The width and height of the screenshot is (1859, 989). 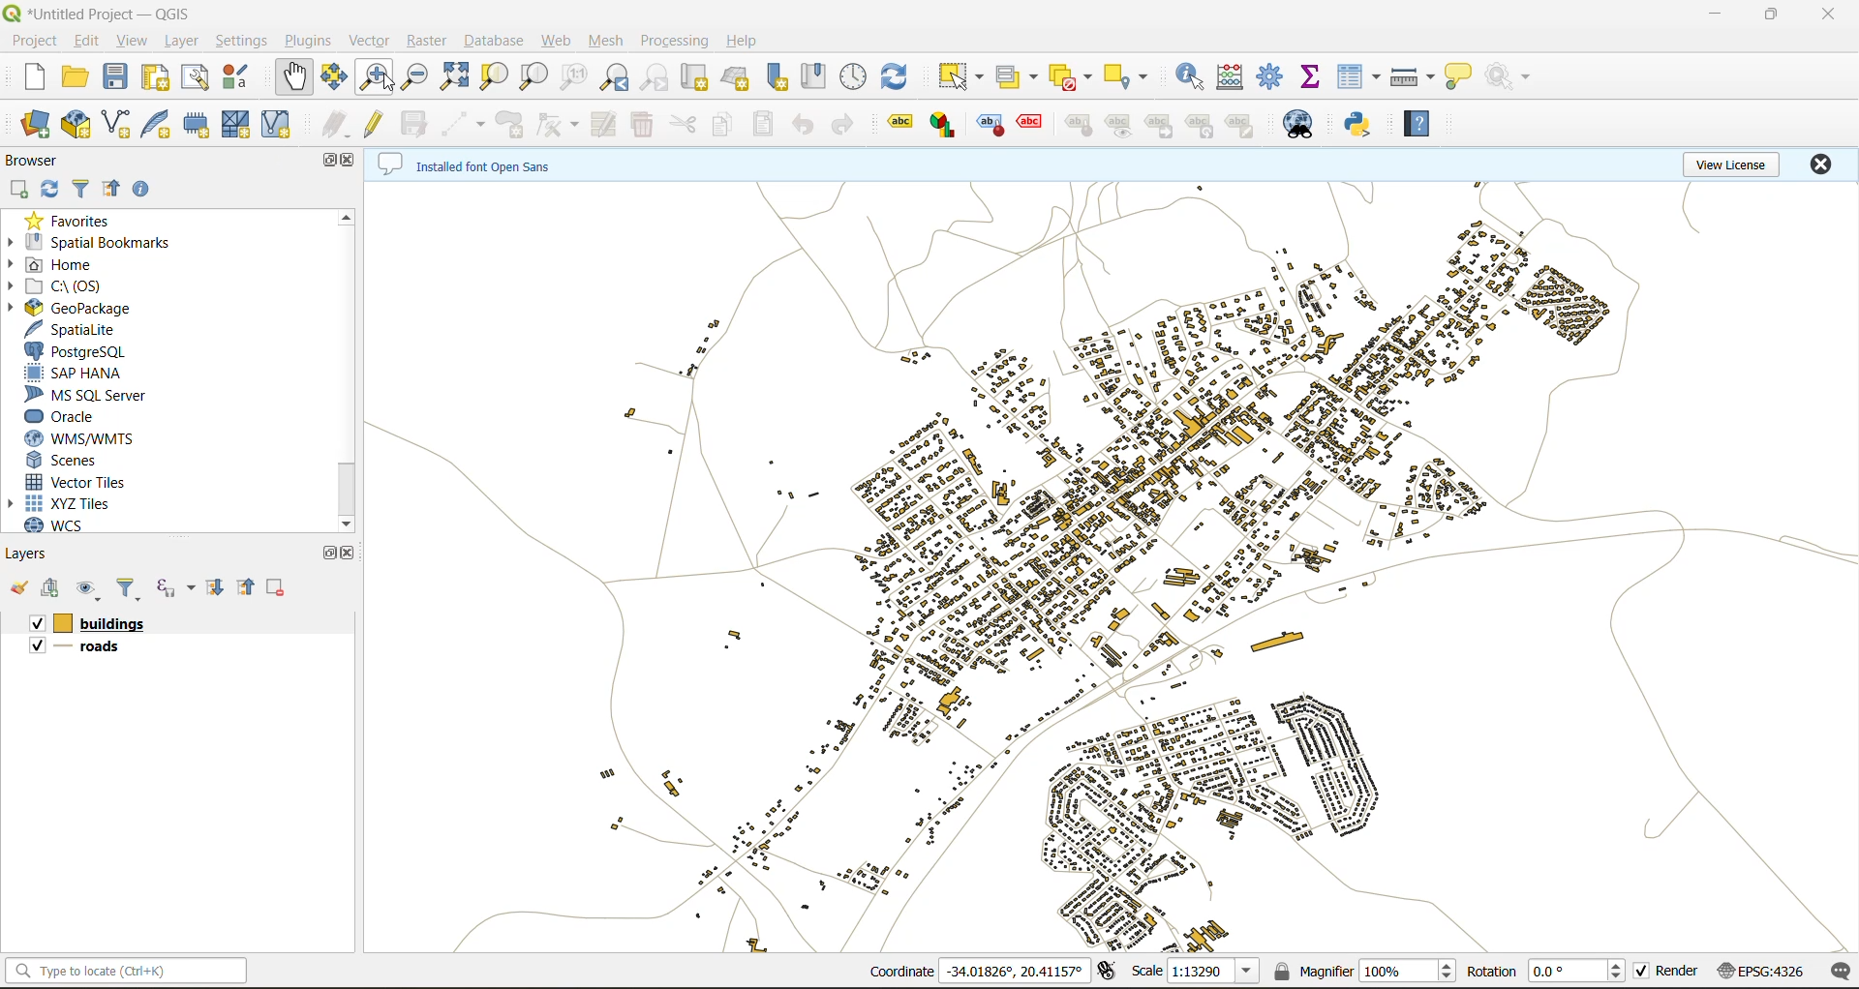 What do you see at coordinates (411, 78) in the screenshot?
I see `zoom out` at bounding box center [411, 78].